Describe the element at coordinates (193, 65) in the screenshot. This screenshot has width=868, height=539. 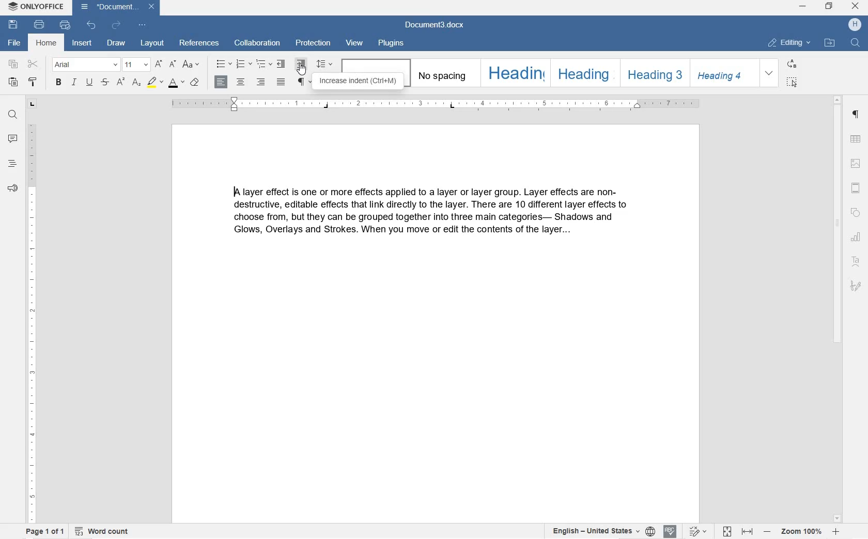
I see `CHANGE CASE` at that location.